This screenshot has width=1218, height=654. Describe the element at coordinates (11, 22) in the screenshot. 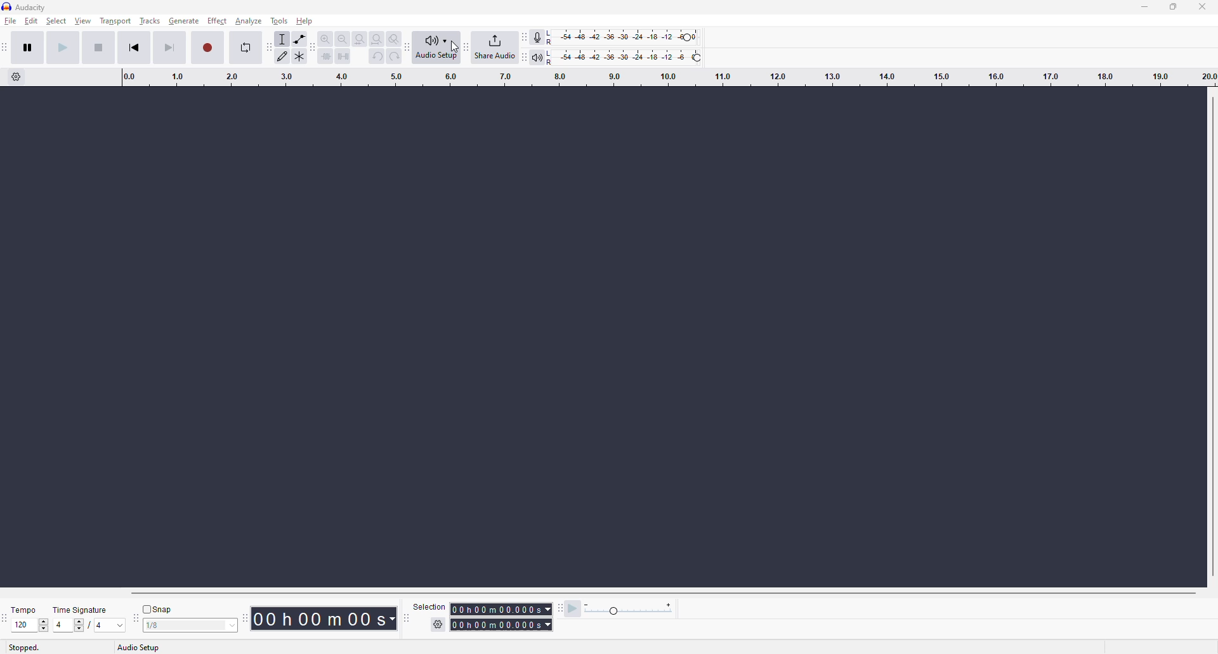

I see `file` at that location.